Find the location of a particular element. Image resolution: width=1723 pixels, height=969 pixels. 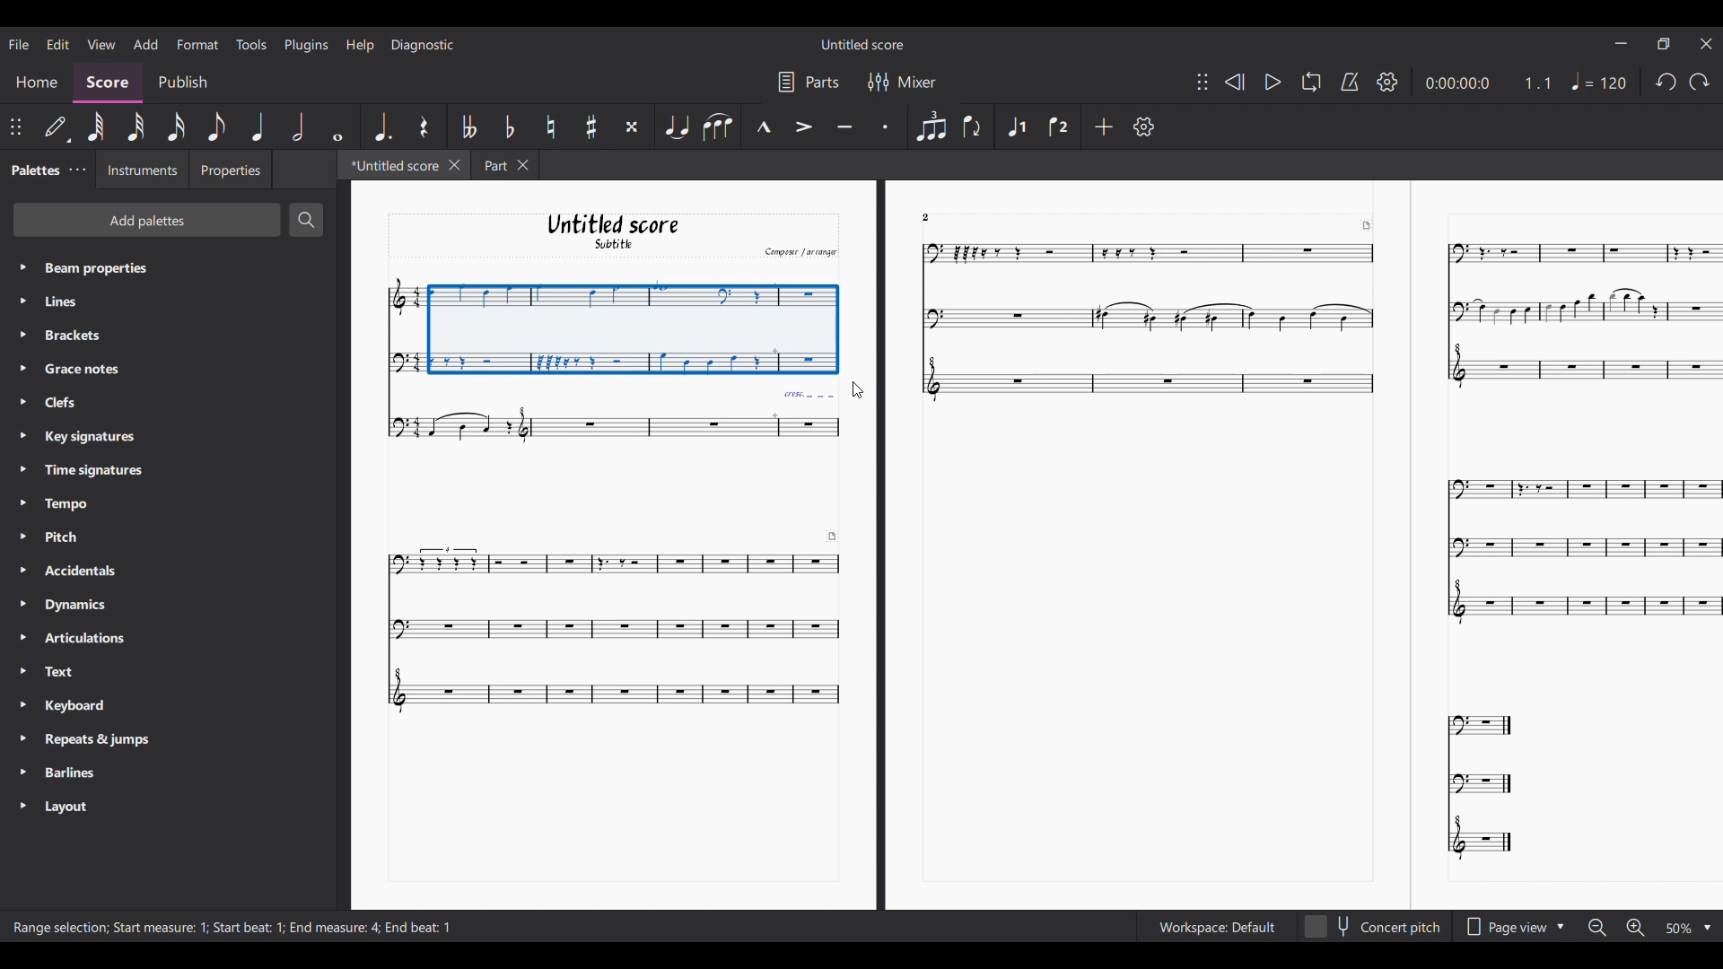

Toggle double sharp is located at coordinates (631, 126).